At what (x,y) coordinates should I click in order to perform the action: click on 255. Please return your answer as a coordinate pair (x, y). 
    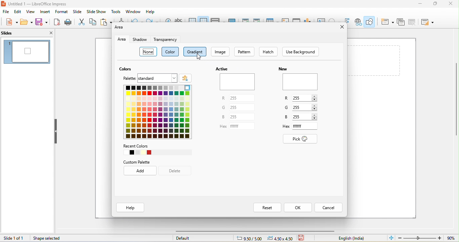
    Looking at the image, I should click on (301, 116).